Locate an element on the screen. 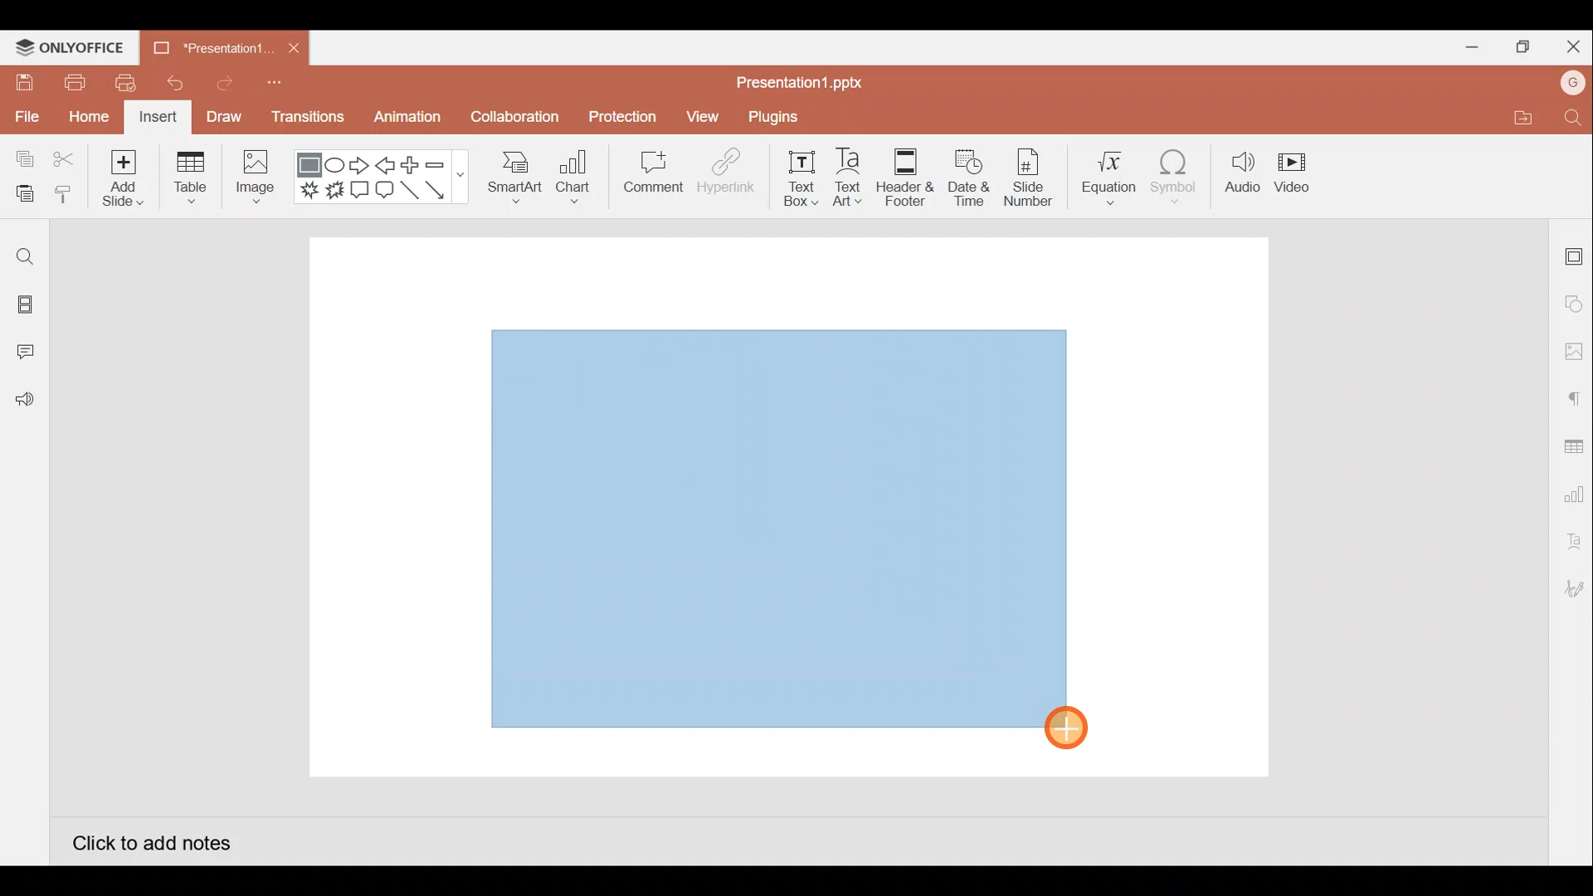  Undo is located at coordinates (168, 83).